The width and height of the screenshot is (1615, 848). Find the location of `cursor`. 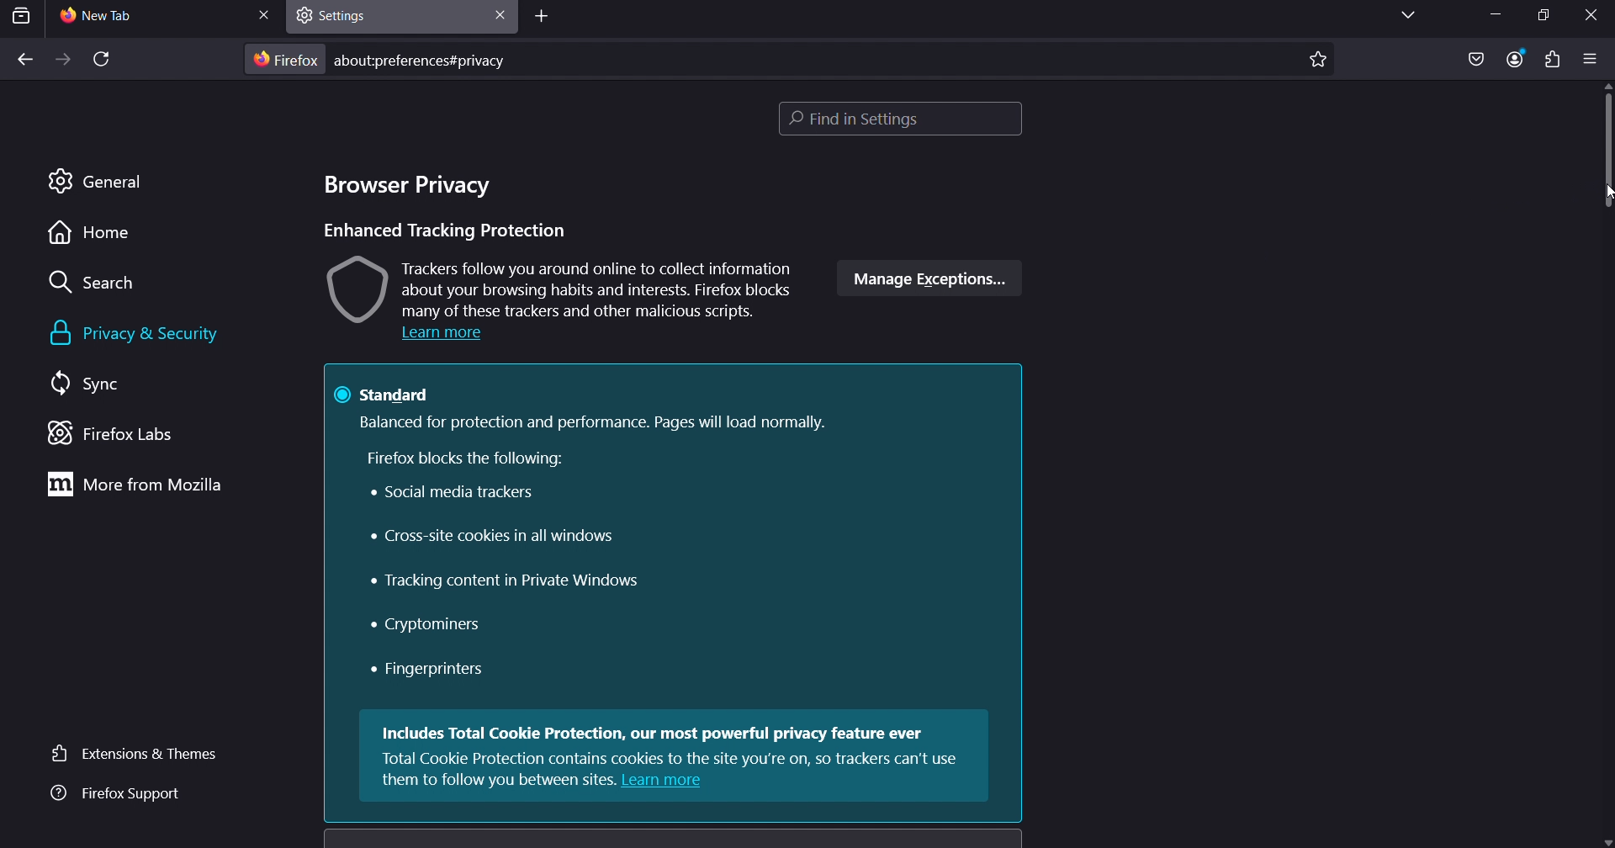

cursor is located at coordinates (1605, 193).